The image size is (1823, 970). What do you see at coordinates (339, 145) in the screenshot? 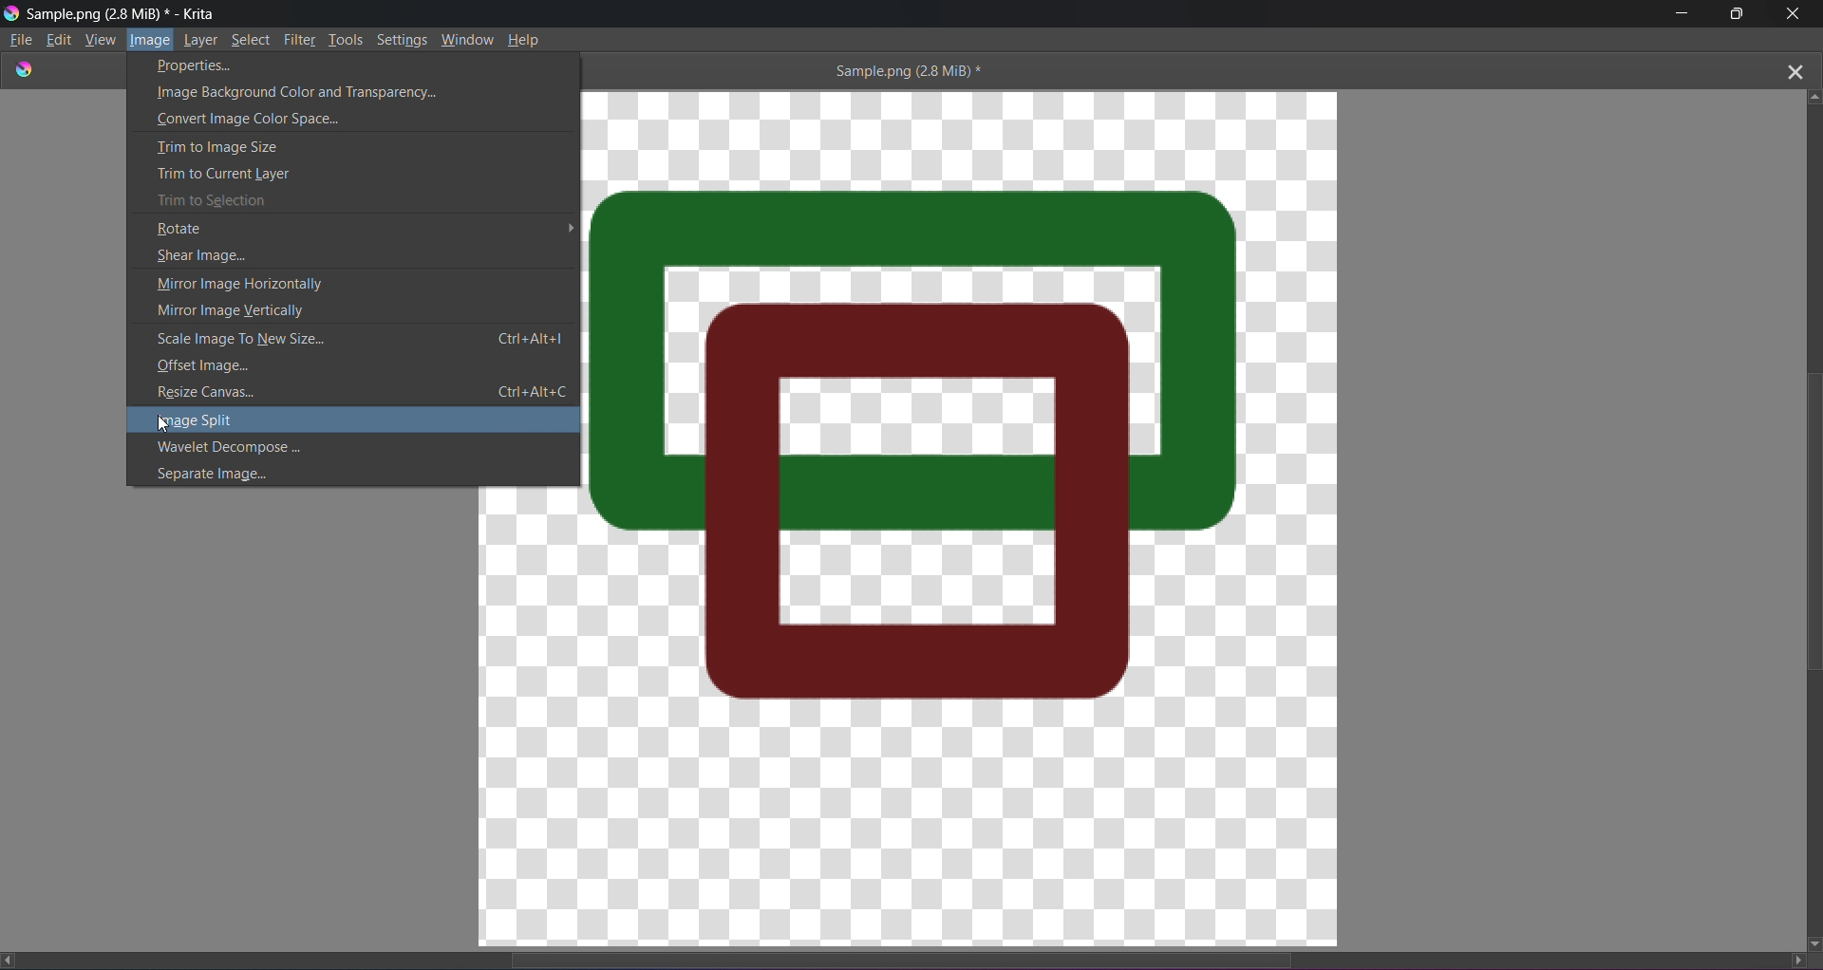
I see `Trim to image size` at bounding box center [339, 145].